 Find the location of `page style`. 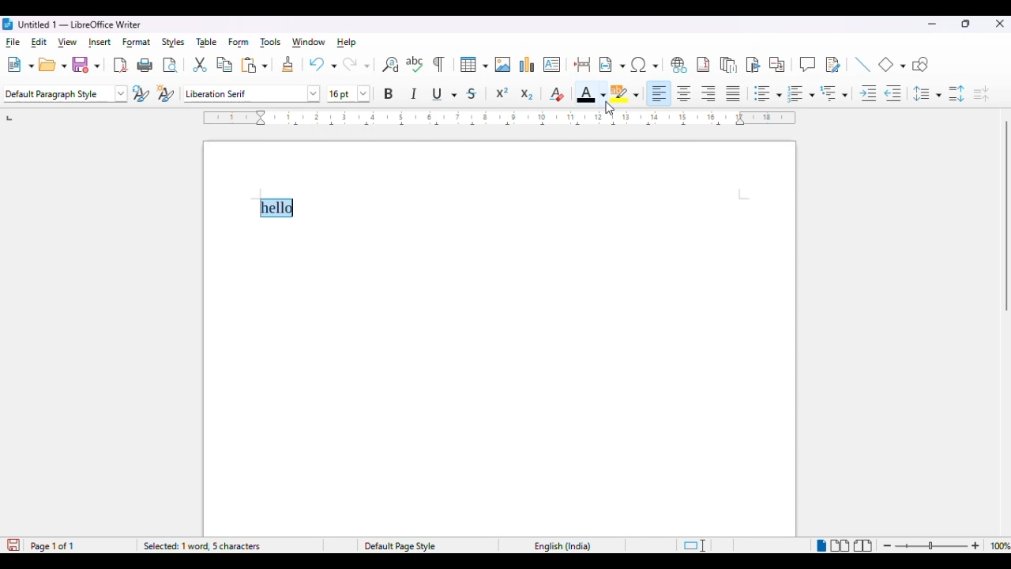

page style is located at coordinates (400, 546).